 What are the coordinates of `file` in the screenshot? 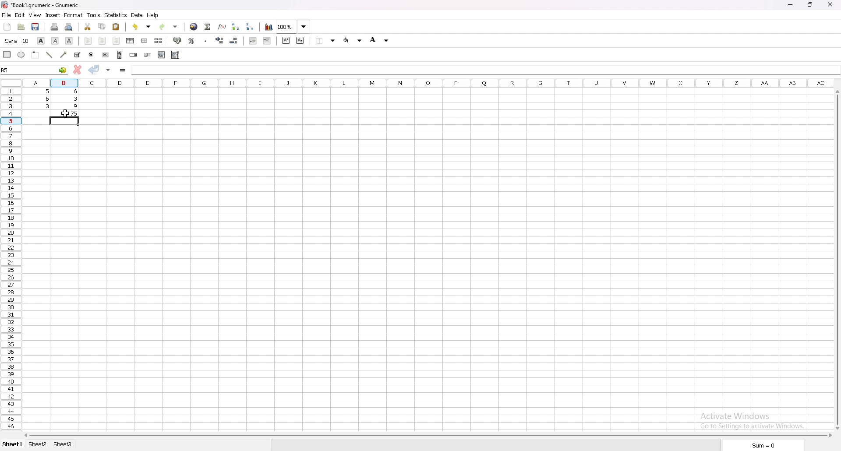 It's located at (7, 15).